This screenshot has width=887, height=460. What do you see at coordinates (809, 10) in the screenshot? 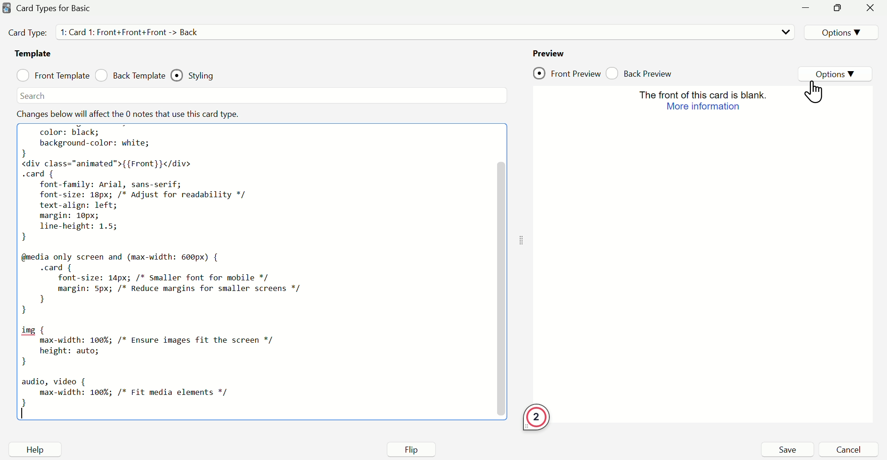
I see `minimize` at bounding box center [809, 10].